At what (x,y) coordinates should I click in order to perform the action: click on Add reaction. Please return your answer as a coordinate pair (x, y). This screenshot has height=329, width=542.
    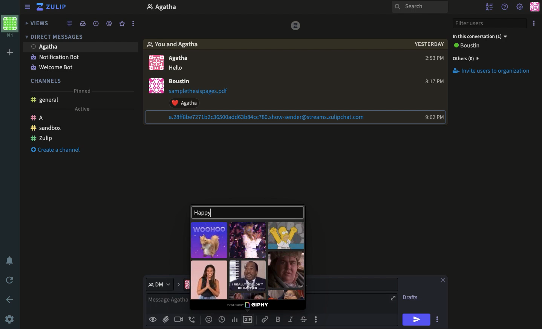
    Looking at the image, I should click on (210, 319).